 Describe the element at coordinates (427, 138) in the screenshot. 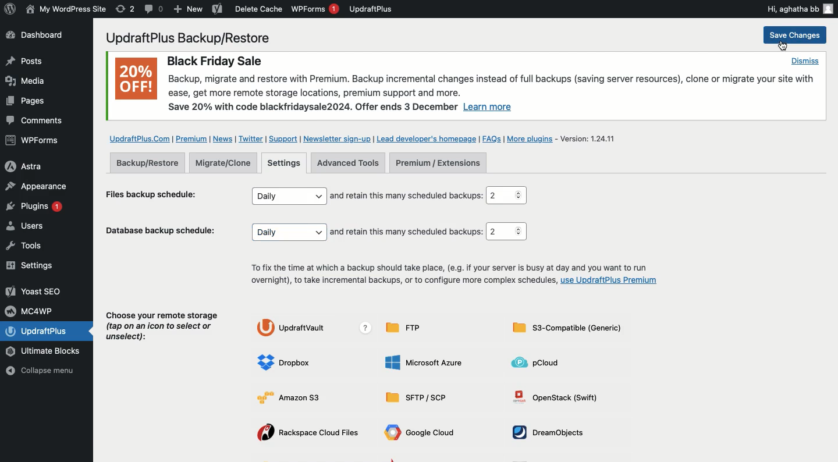

I see `Lead developer's homepage` at that location.